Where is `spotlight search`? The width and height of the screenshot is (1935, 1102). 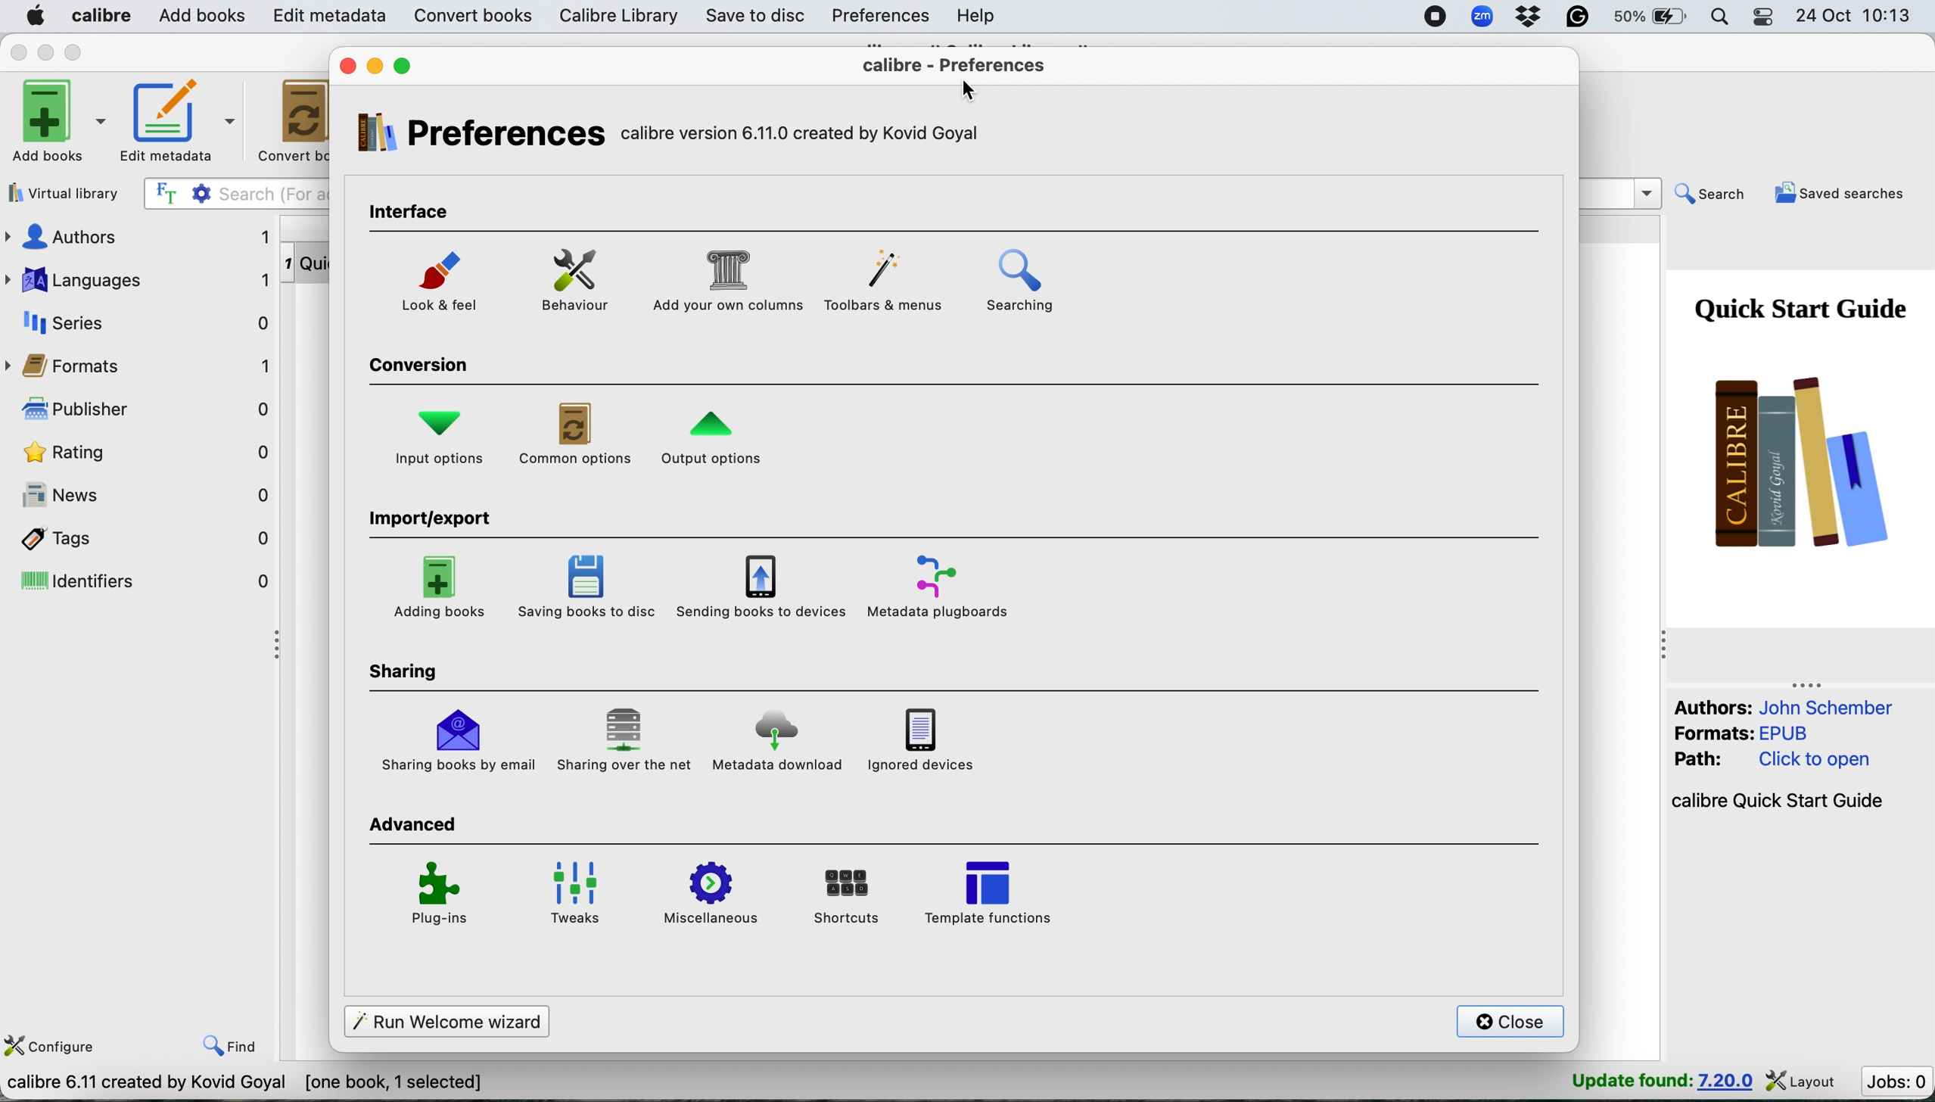
spotlight search is located at coordinates (1724, 18).